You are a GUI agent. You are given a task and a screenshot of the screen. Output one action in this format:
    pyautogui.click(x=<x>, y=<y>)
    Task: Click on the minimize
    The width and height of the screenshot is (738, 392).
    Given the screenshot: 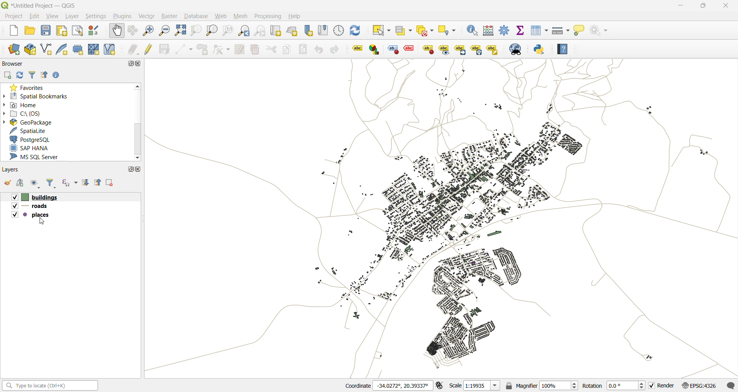 What is the action you would take?
    pyautogui.click(x=684, y=5)
    